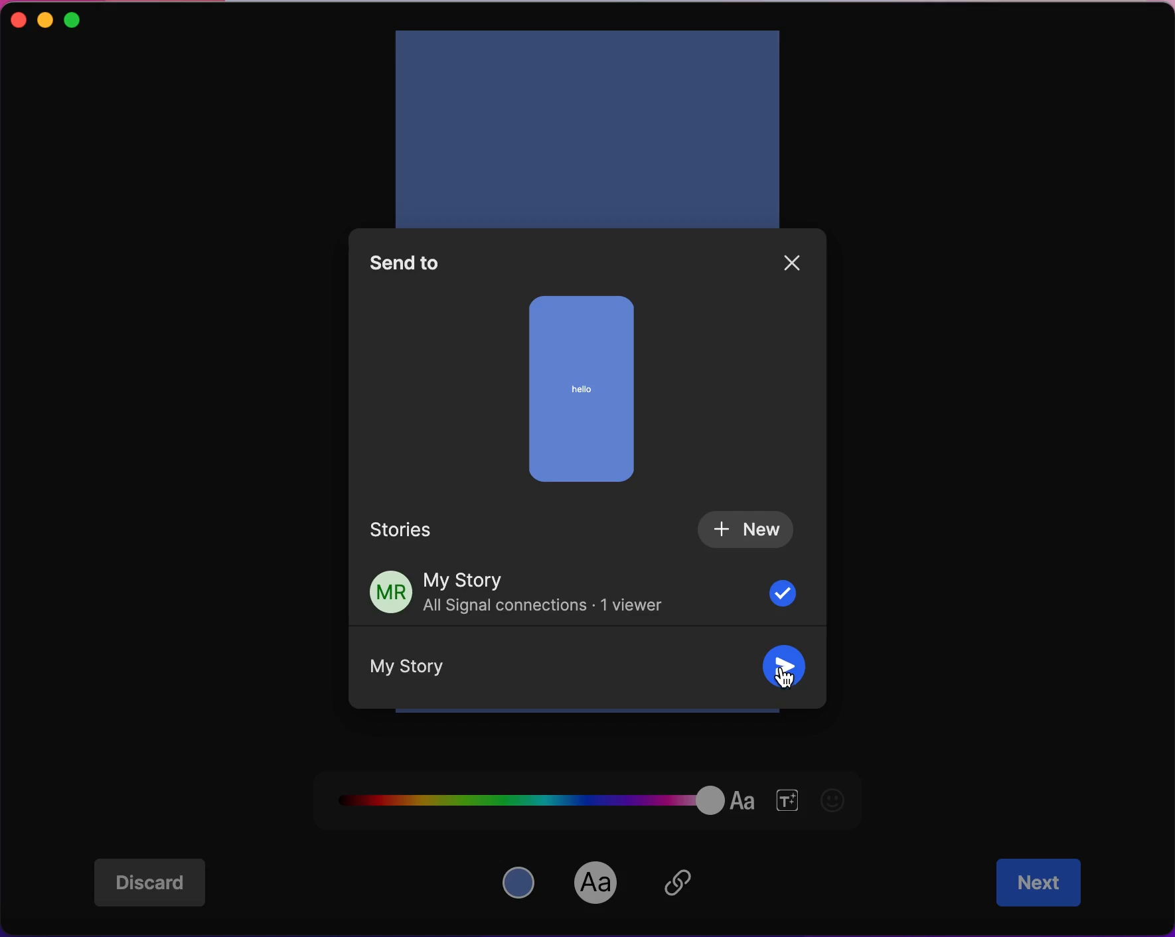  Describe the element at coordinates (786, 666) in the screenshot. I see `send` at that location.